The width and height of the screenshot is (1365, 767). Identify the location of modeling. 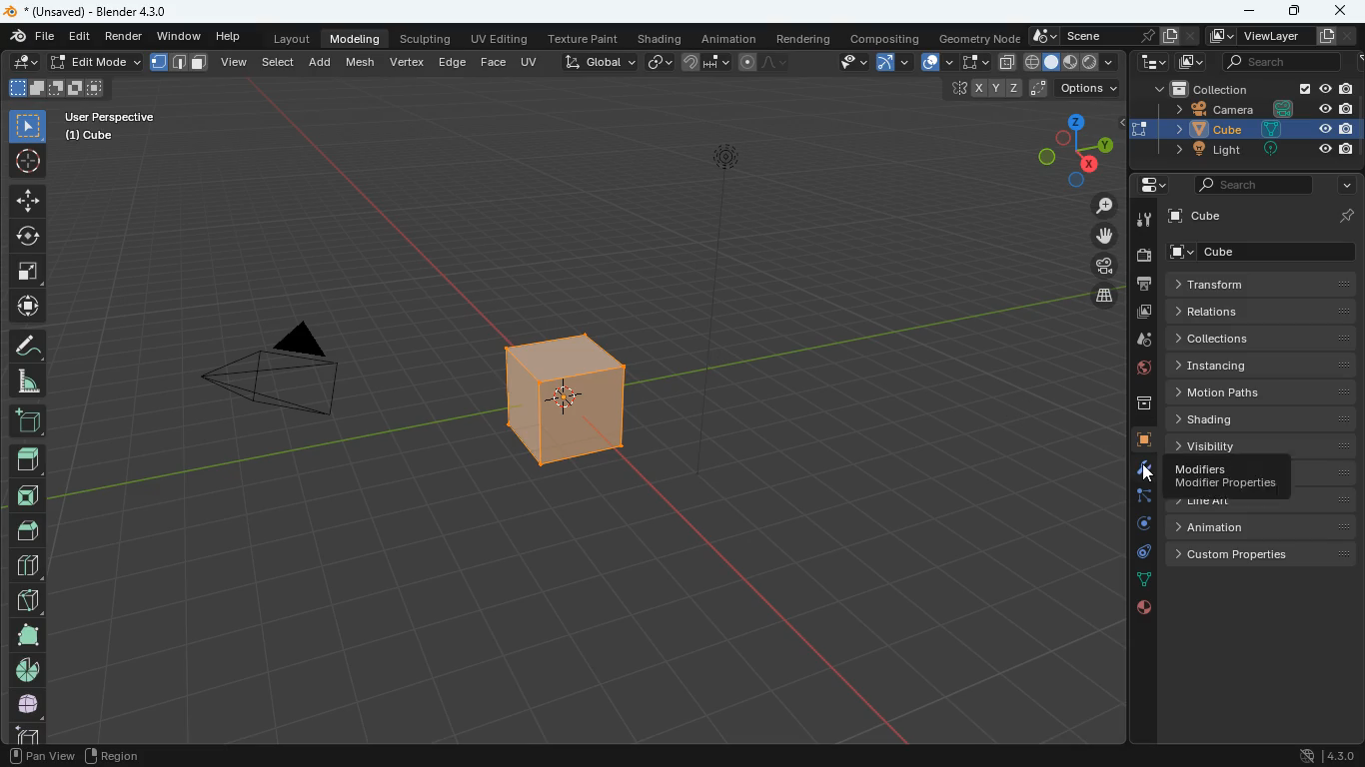
(361, 38).